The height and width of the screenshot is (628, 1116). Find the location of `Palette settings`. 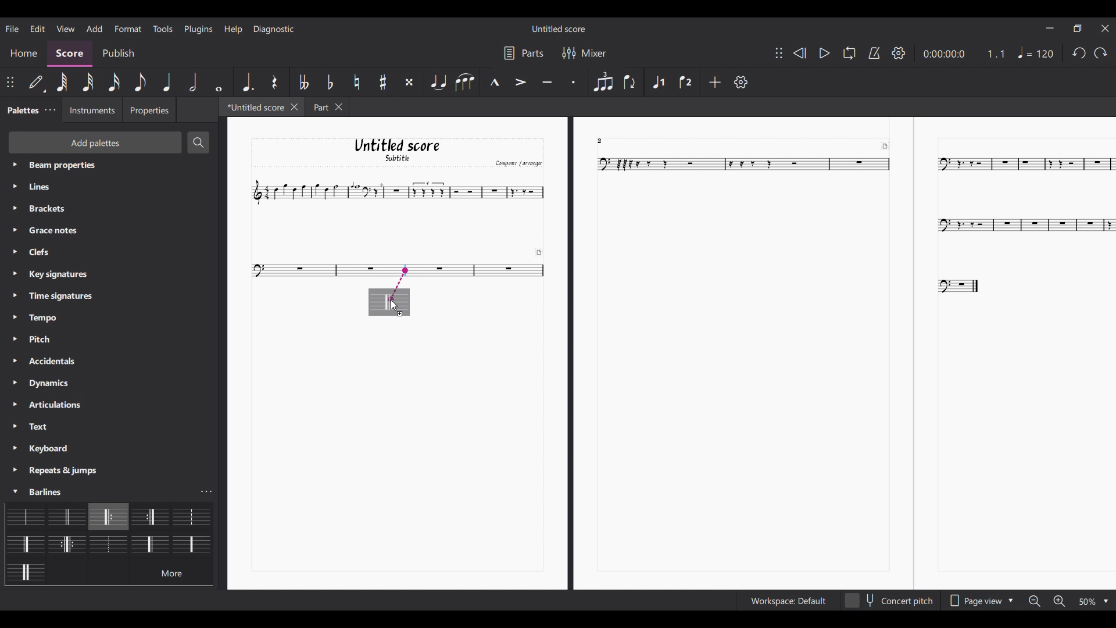

Palette settings is located at coordinates (50, 297).